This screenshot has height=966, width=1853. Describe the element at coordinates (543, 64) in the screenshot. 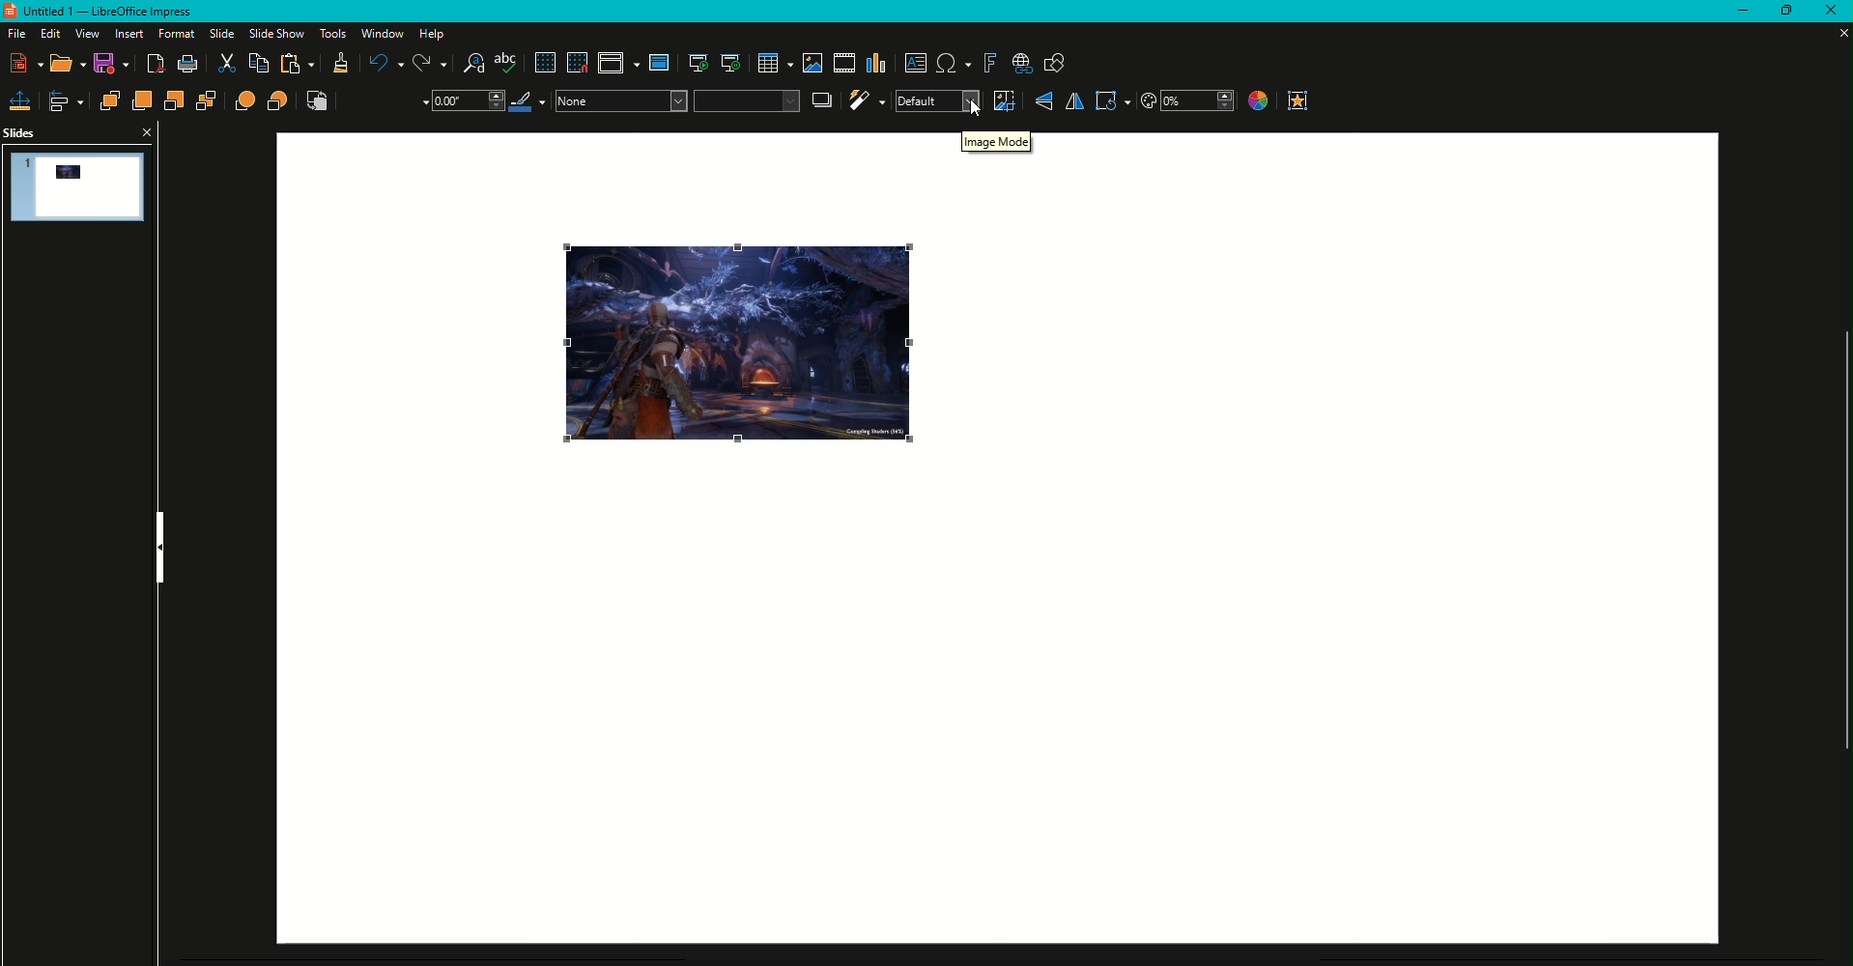

I see `Display Grid` at that location.